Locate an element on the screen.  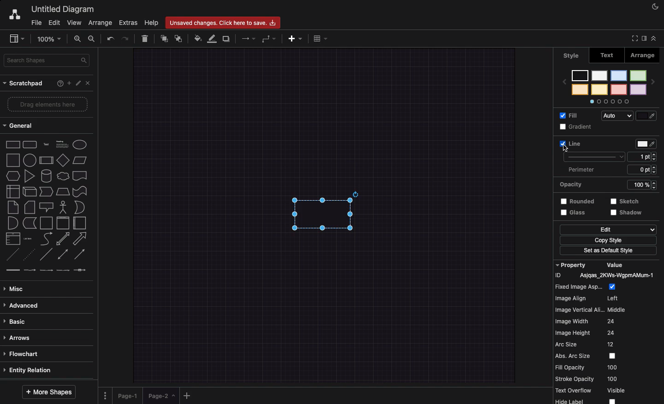
Perimeter is located at coordinates (581, 170).